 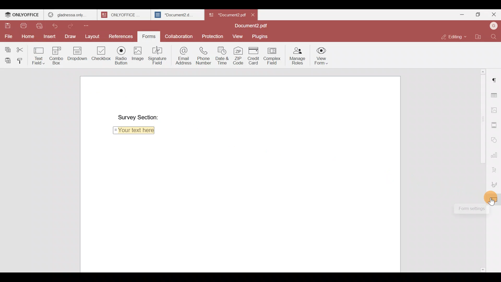 What do you see at coordinates (495, 109) in the screenshot?
I see `Image settings` at bounding box center [495, 109].